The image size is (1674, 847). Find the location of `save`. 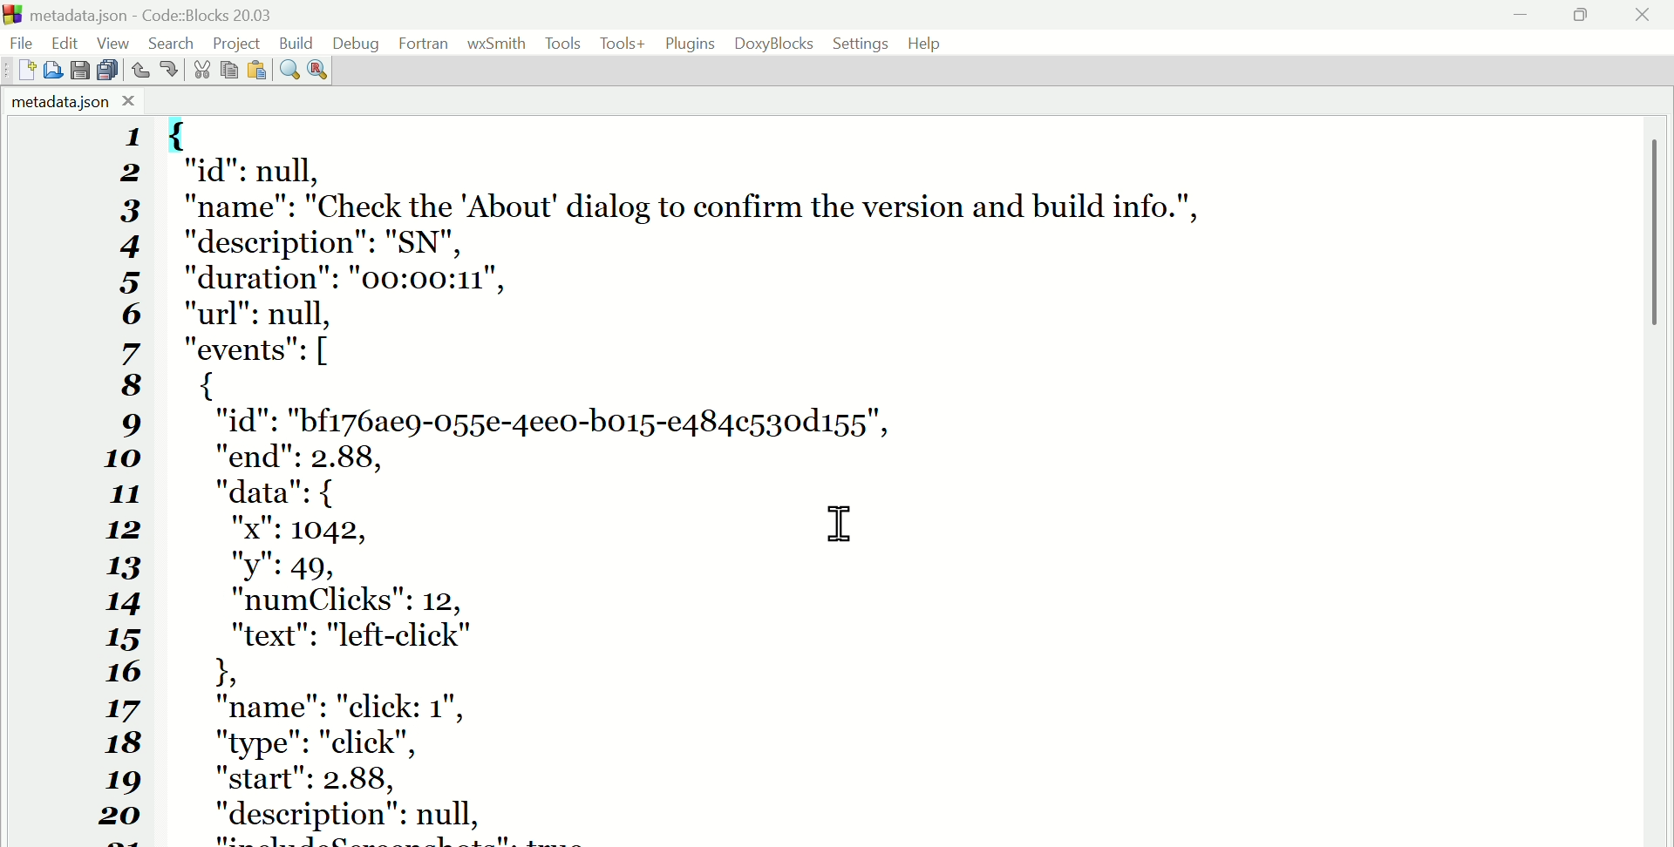

save is located at coordinates (83, 71).